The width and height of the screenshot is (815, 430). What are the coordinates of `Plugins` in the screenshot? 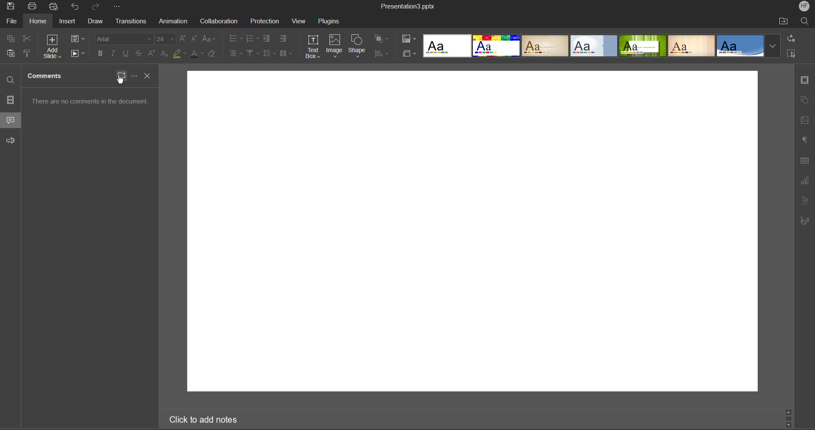 It's located at (333, 21).